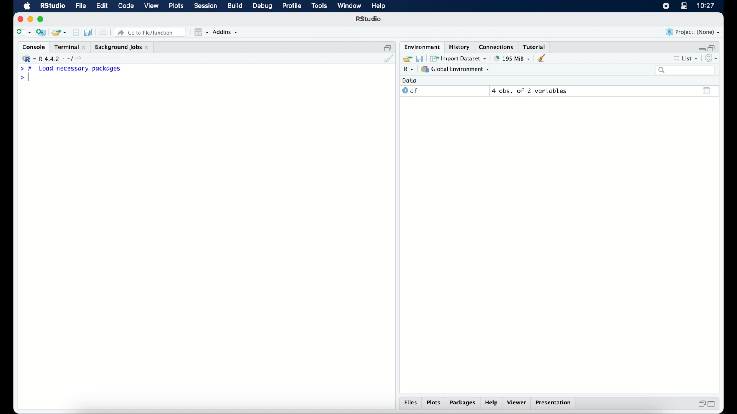 Image resolution: width=737 pixels, height=414 pixels. Describe the element at coordinates (435, 403) in the screenshot. I see `plots` at that location.